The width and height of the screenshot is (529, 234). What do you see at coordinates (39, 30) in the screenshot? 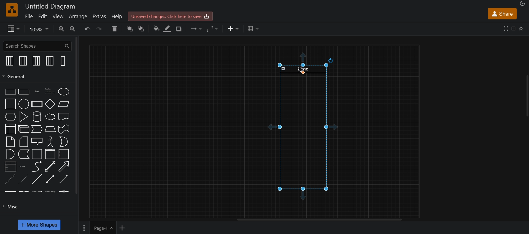
I see `zoom` at bounding box center [39, 30].